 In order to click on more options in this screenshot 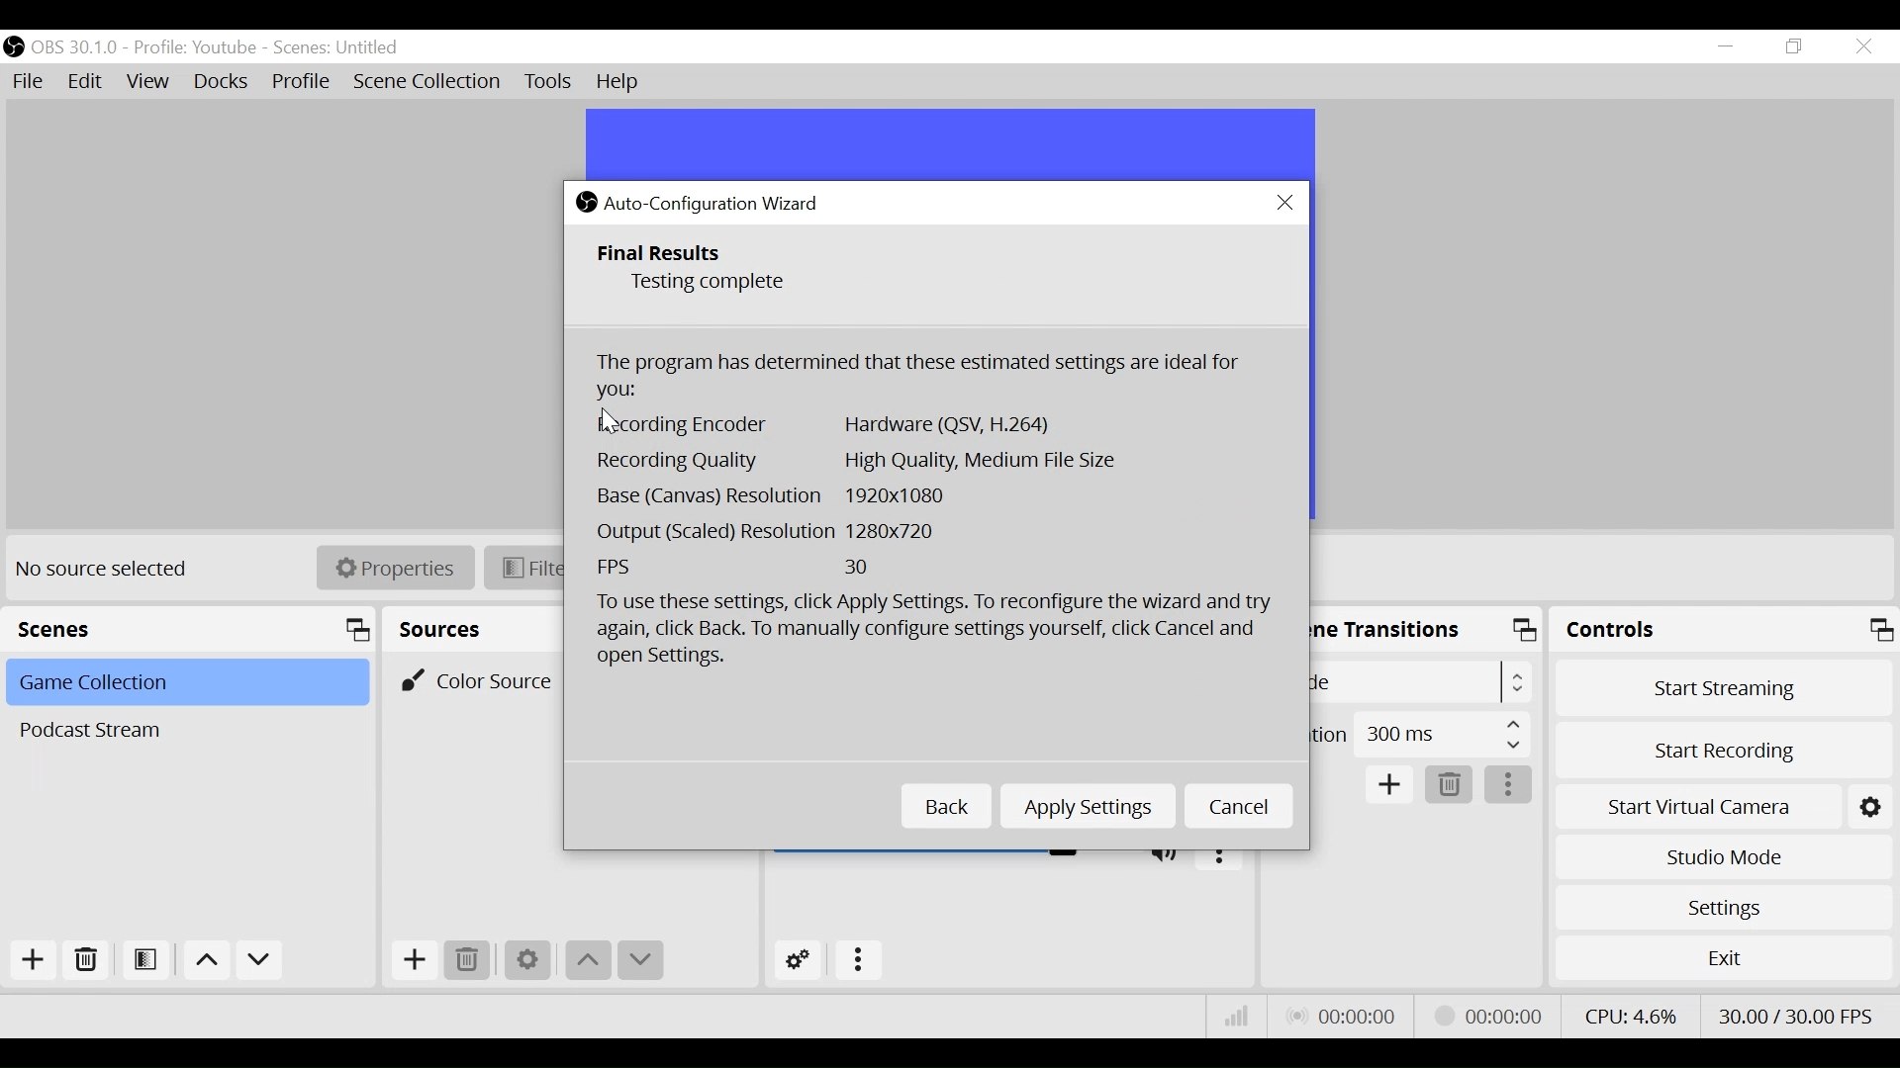, I will do `click(860, 962)`.